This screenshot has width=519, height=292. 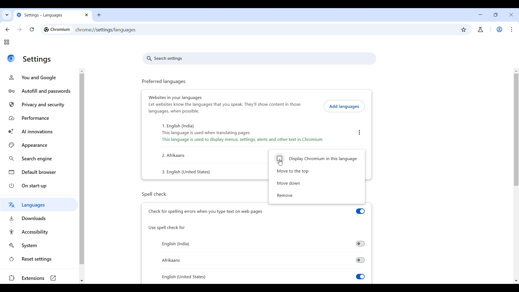 What do you see at coordinates (516, 71) in the screenshot?
I see `Quick slide to top` at bounding box center [516, 71].